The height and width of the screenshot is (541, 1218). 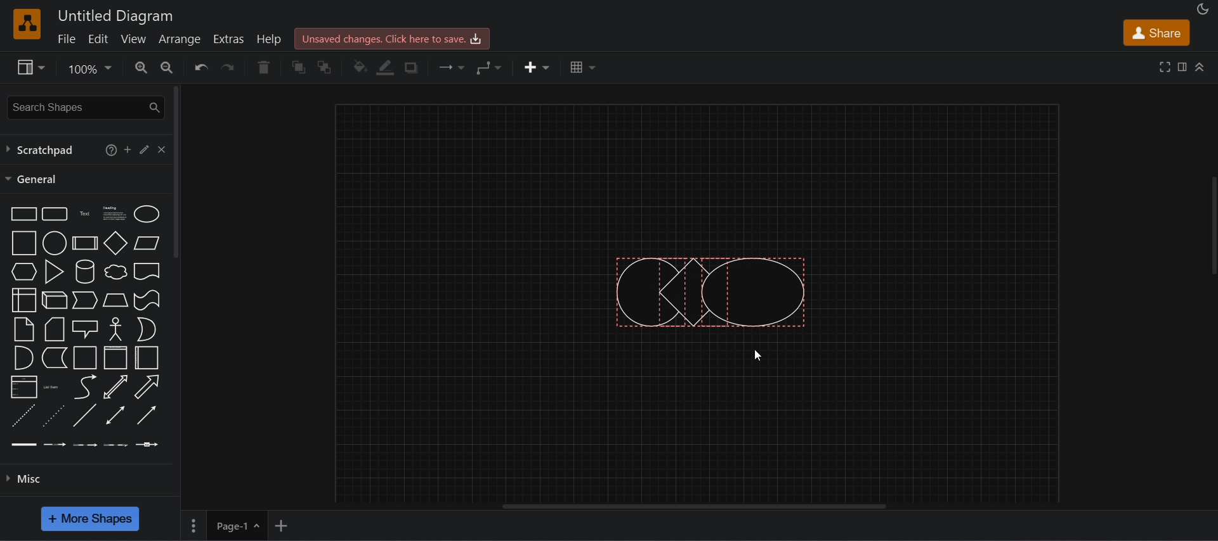 What do you see at coordinates (84, 415) in the screenshot?
I see `line` at bounding box center [84, 415].